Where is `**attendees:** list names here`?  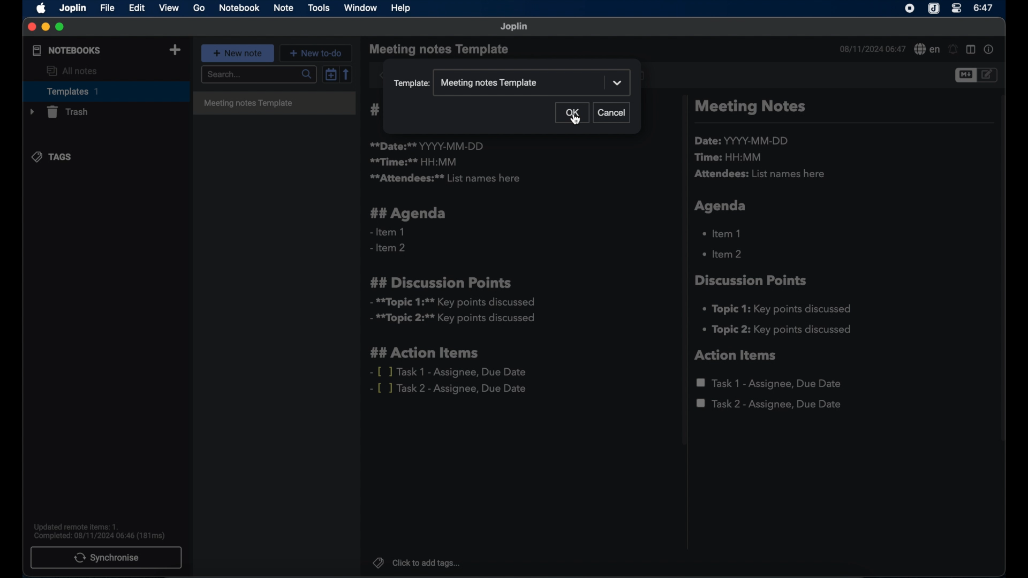 **attendees:** list names here is located at coordinates (444, 179).